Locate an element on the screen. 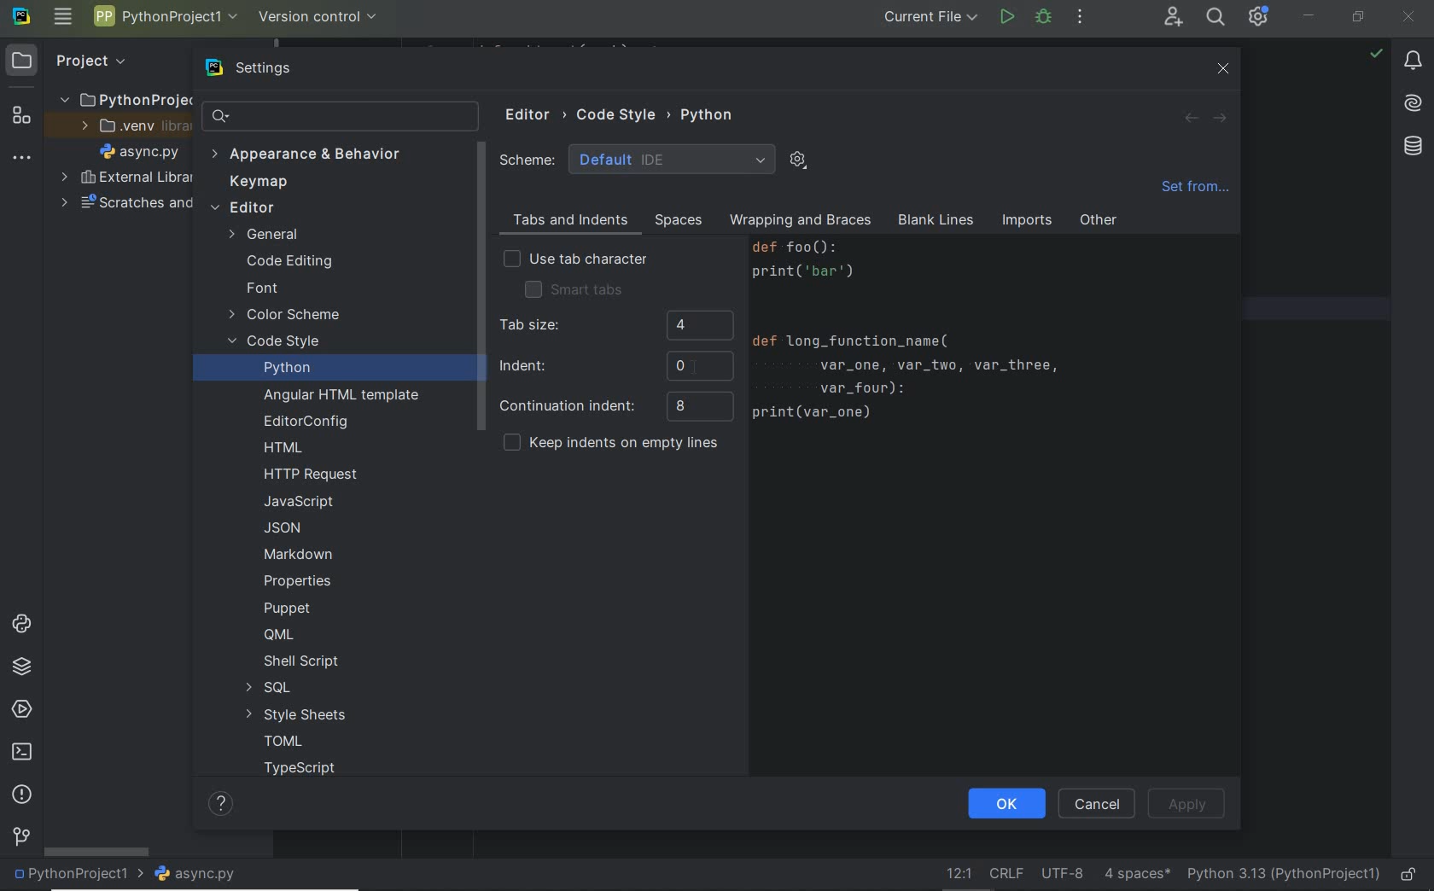 The width and height of the screenshot is (1434, 891). Search Everywhere is located at coordinates (1215, 20).